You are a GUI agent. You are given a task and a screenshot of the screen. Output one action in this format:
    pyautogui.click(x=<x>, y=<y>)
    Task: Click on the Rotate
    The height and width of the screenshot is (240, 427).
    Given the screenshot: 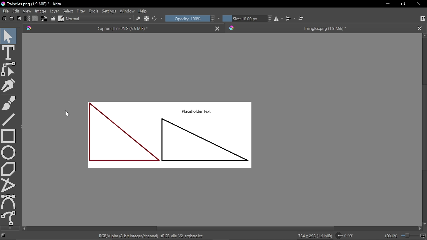 What is the action you would take?
    pyautogui.click(x=345, y=236)
    